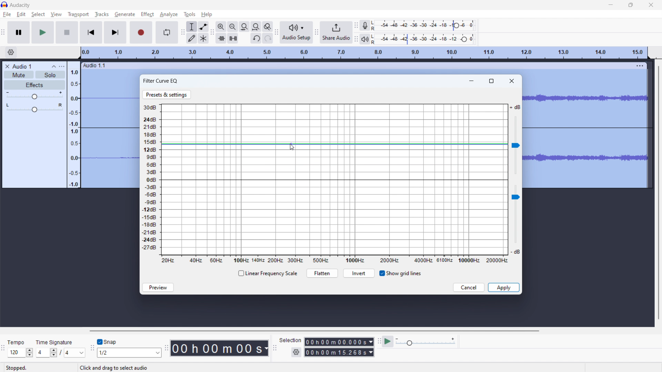 This screenshot has width=662, height=372. What do you see at coordinates (334, 144) in the screenshot?
I see `EQ line moved` at bounding box center [334, 144].